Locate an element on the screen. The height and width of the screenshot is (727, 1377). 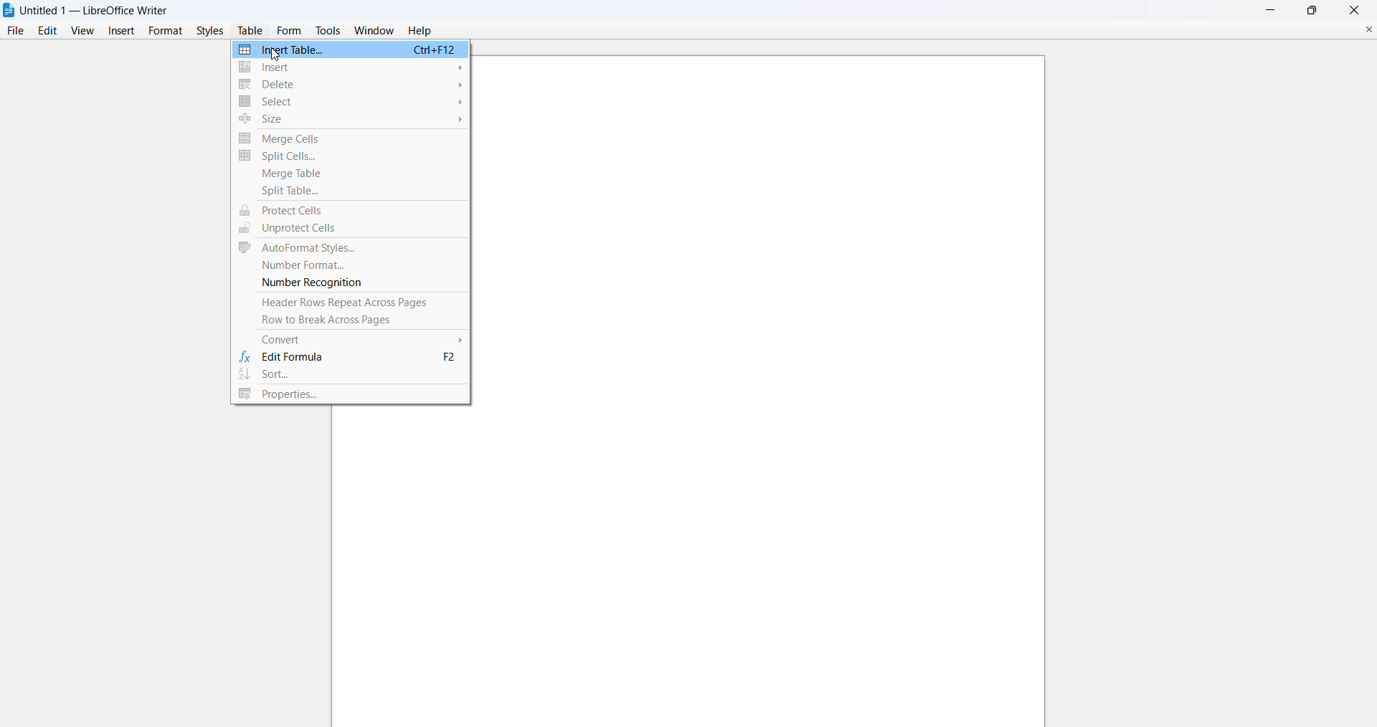
form is located at coordinates (289, 30).